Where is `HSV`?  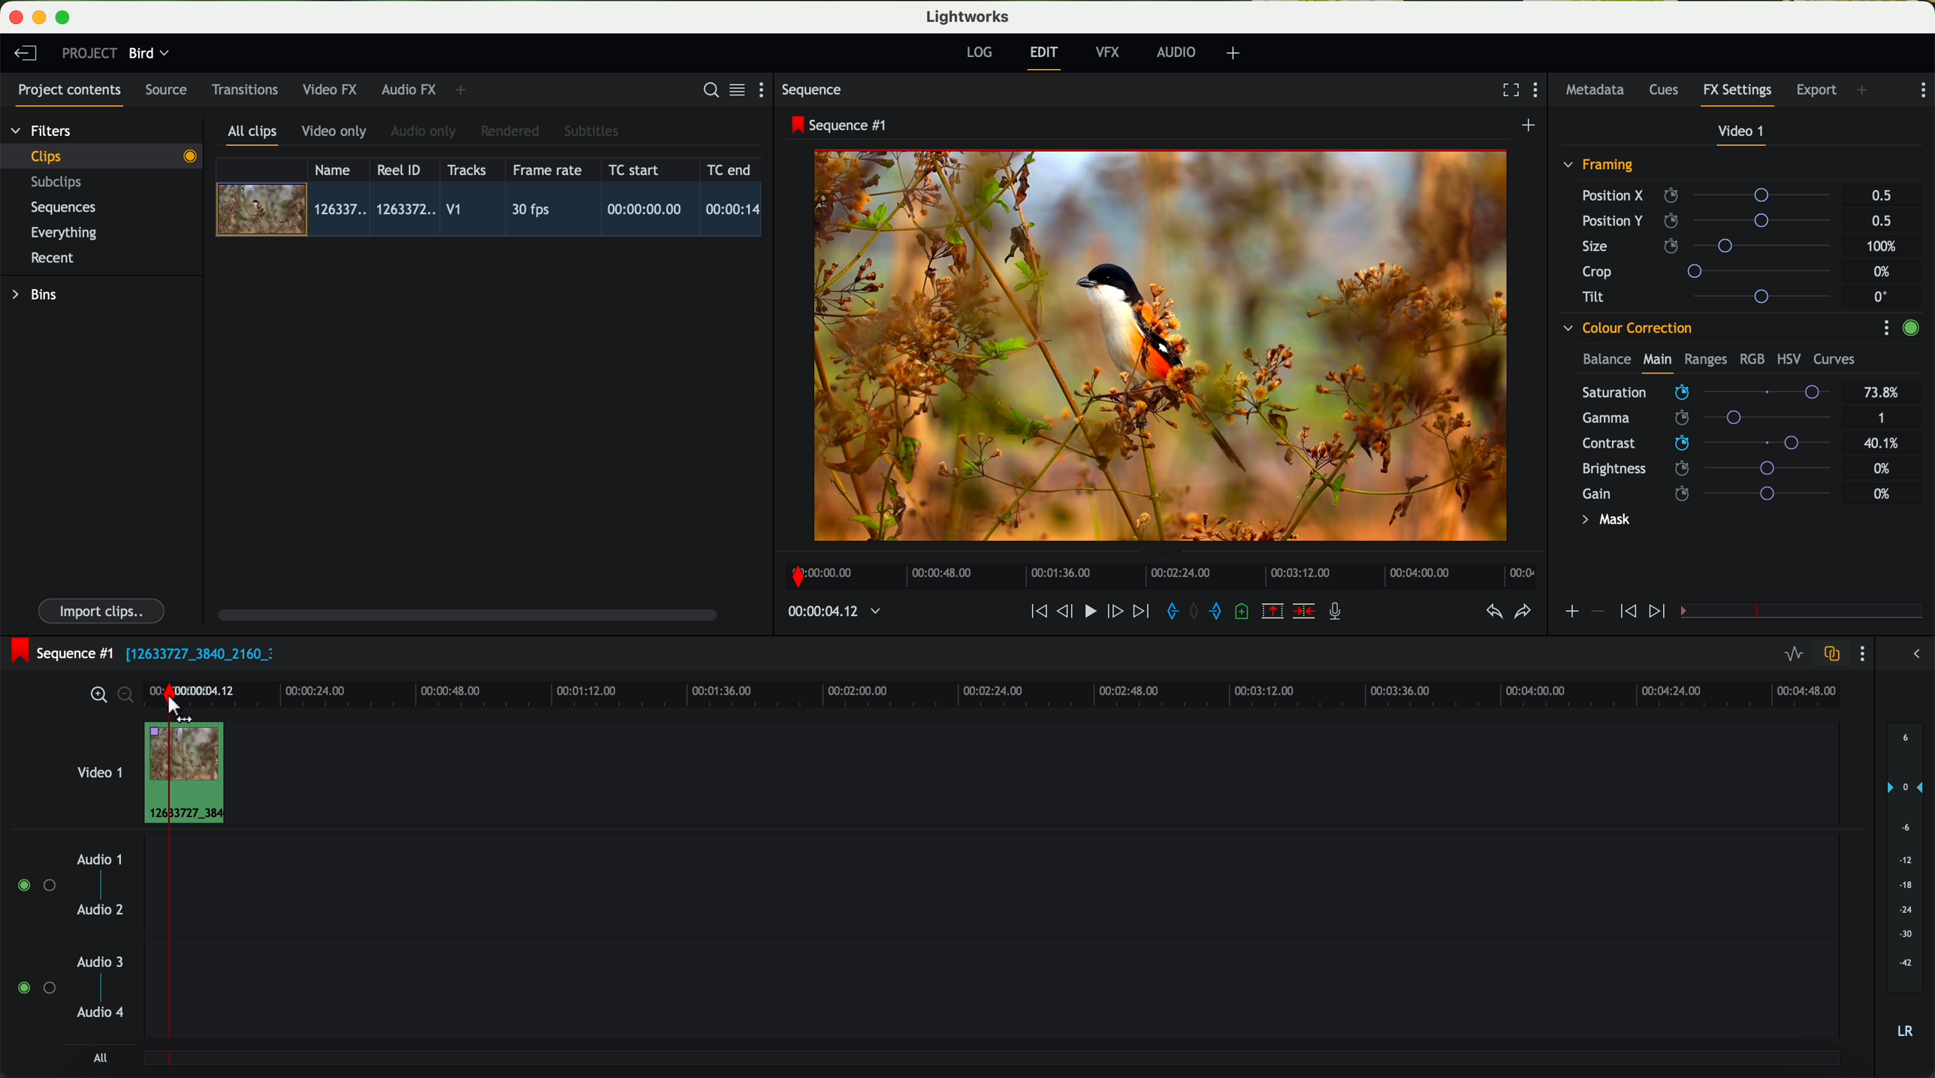
HSV is located at coordinates (1788, 358).